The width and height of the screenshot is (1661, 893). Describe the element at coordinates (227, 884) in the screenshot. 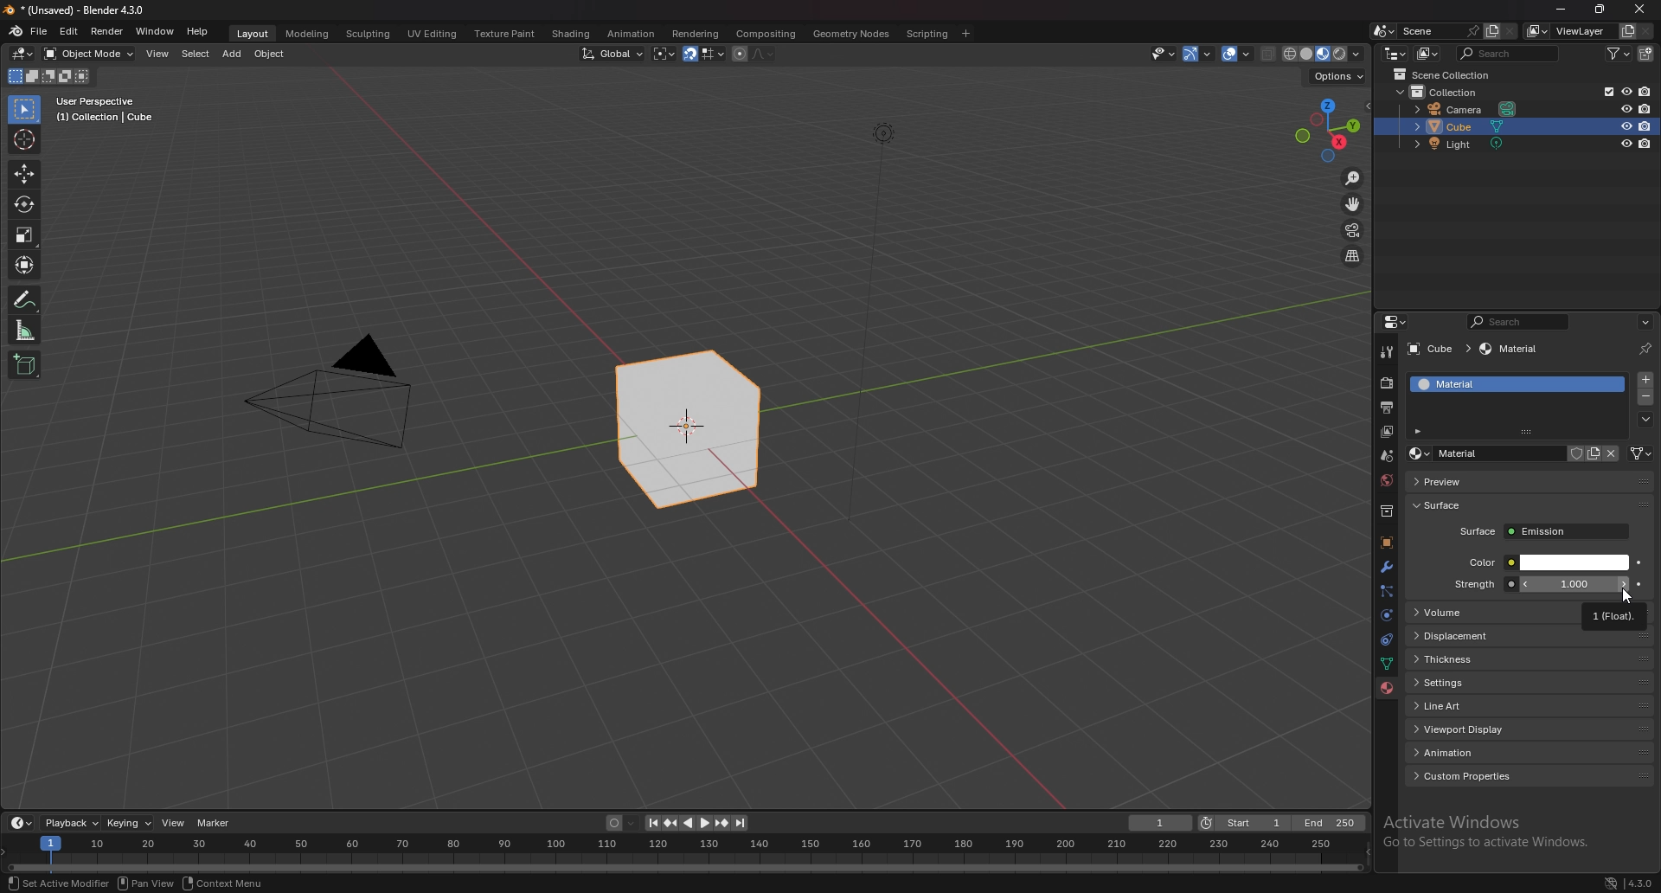

I see `` at that location.